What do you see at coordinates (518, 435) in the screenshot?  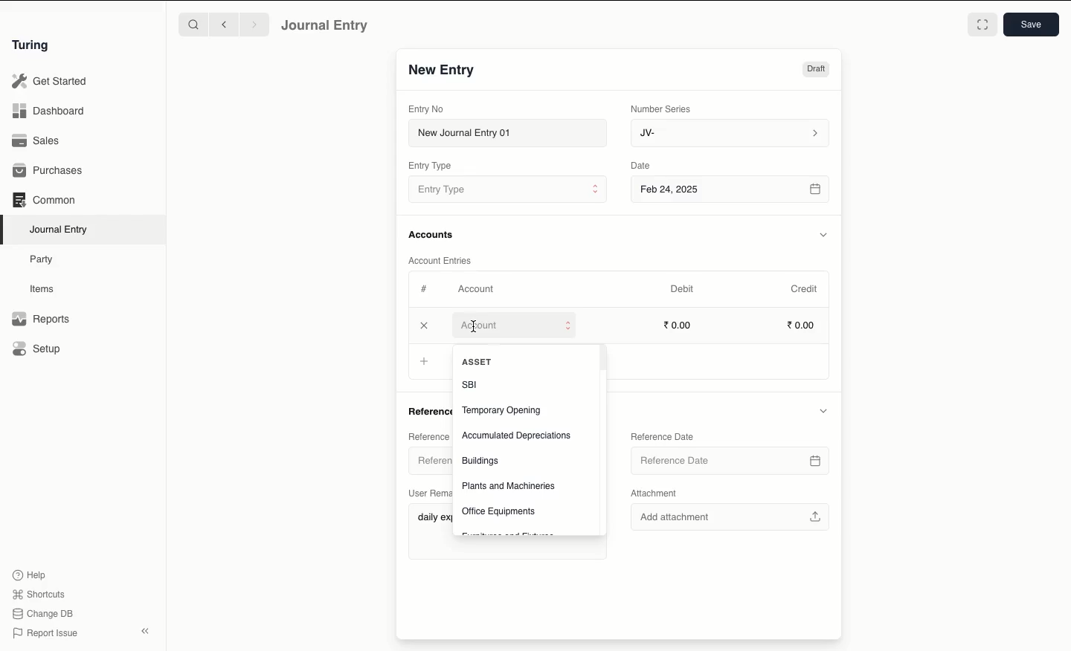 I see `Accumulated Depreciations` at bounding box center [518, 435].